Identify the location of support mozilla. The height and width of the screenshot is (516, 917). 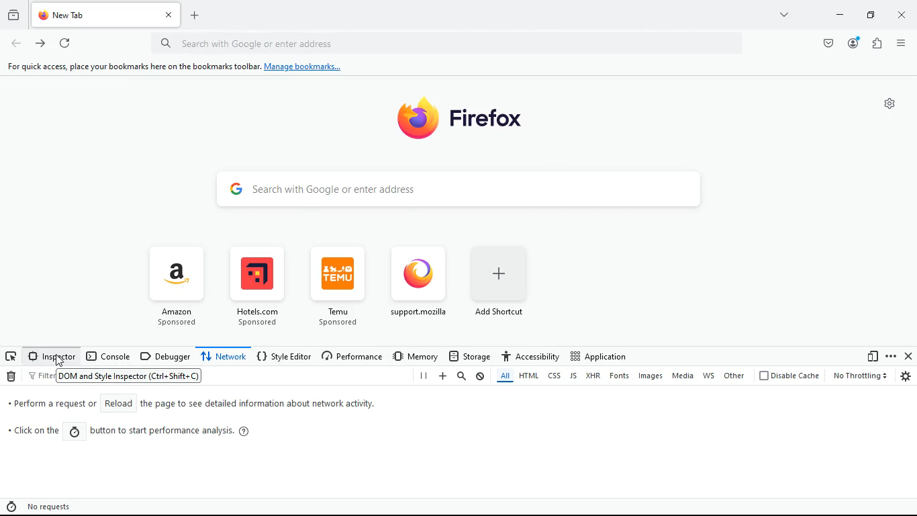
(422, 290).